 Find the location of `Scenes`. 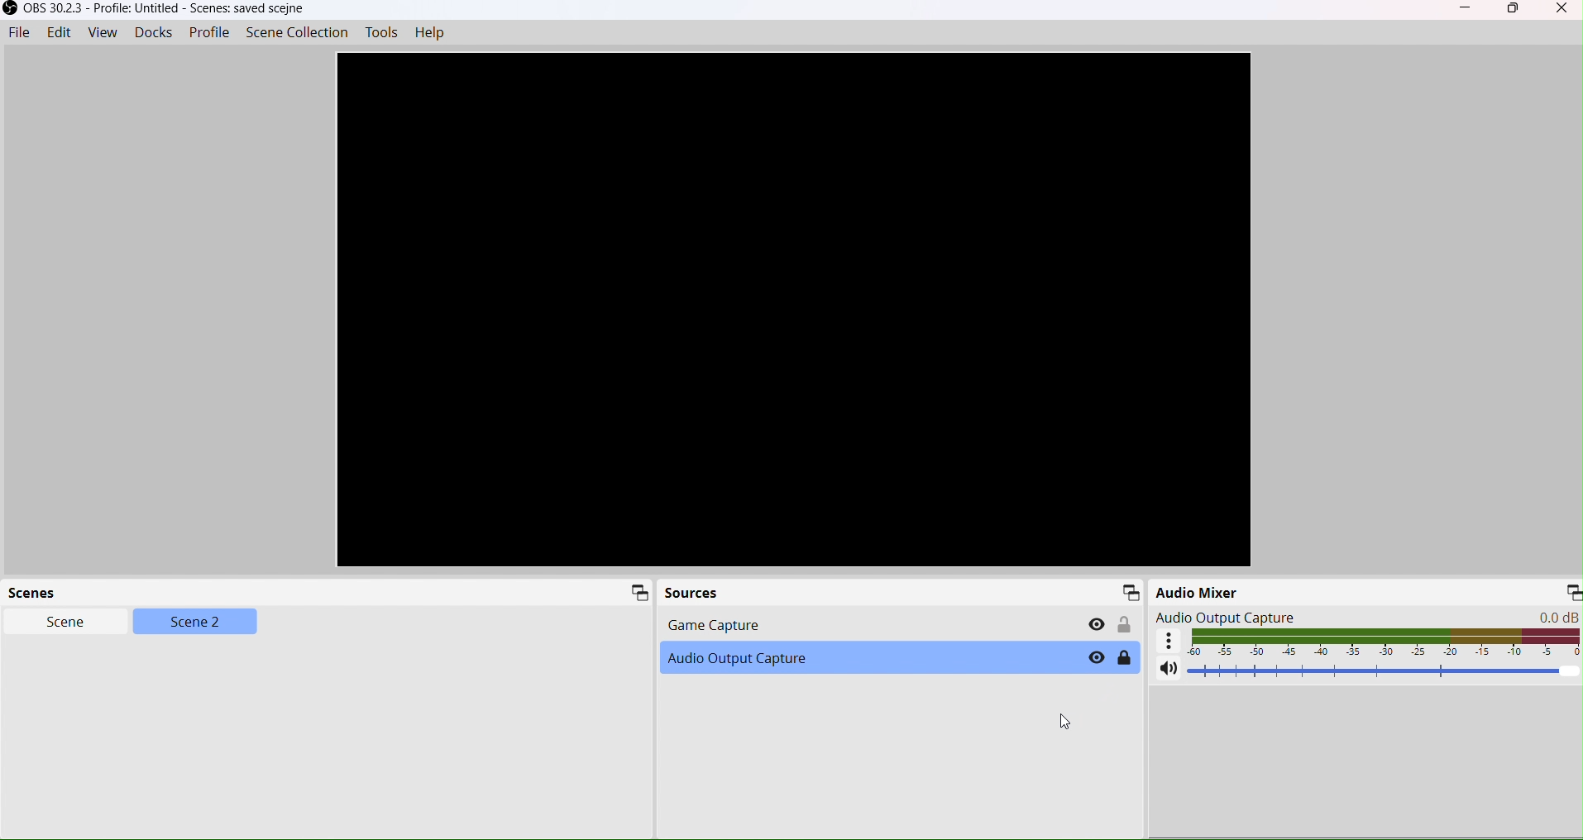

Scenes is located at coordinates (155, 590).